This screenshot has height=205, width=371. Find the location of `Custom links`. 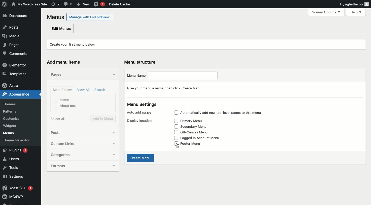

Custom links is located at coordinates (70, 143).